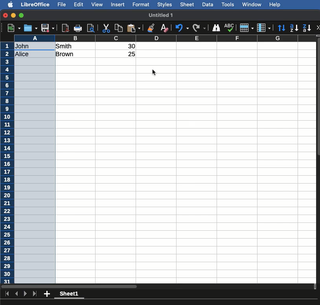  What do you see at coordinates (276, 4) in the screenshot?
I see `Help` at bounding box center [276, 4].